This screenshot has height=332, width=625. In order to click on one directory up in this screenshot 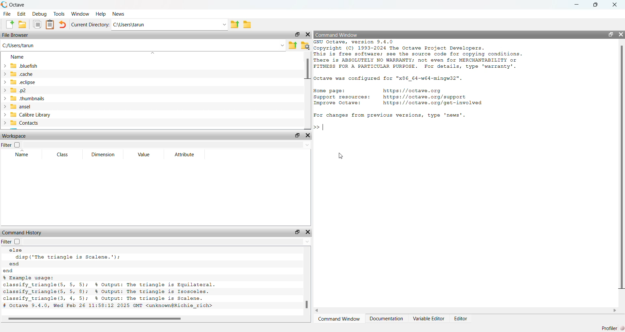, I will do `click(234, 24)`.